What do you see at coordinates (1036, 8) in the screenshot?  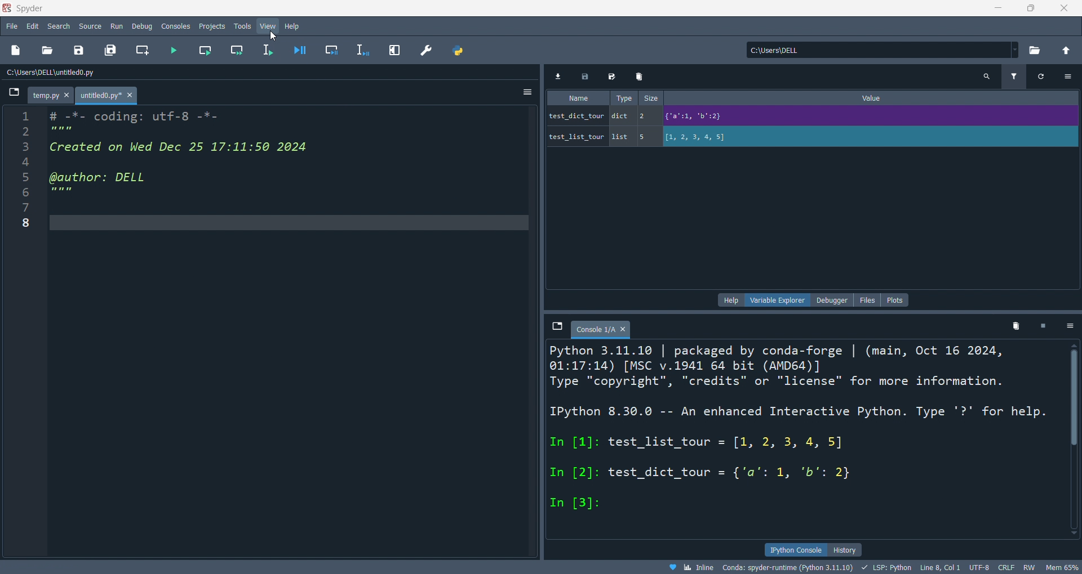 I see `maximize` at bounding box center [1036, 8].